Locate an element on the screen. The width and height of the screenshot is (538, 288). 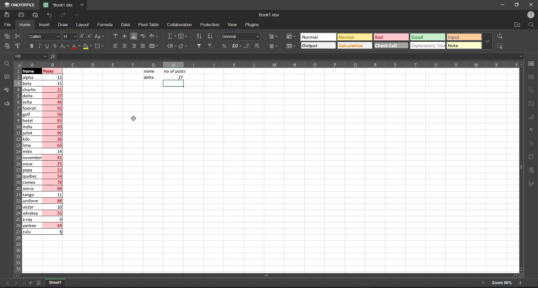
file is located at coordinates (8, 24).